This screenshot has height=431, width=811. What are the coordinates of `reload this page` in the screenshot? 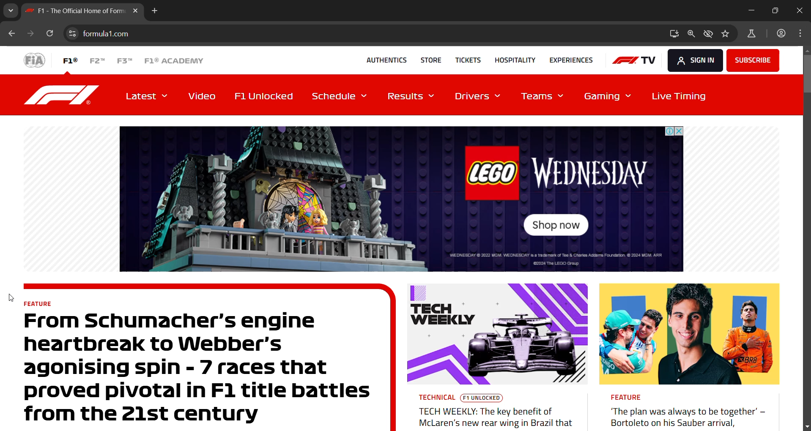 It's located at (49, 35).